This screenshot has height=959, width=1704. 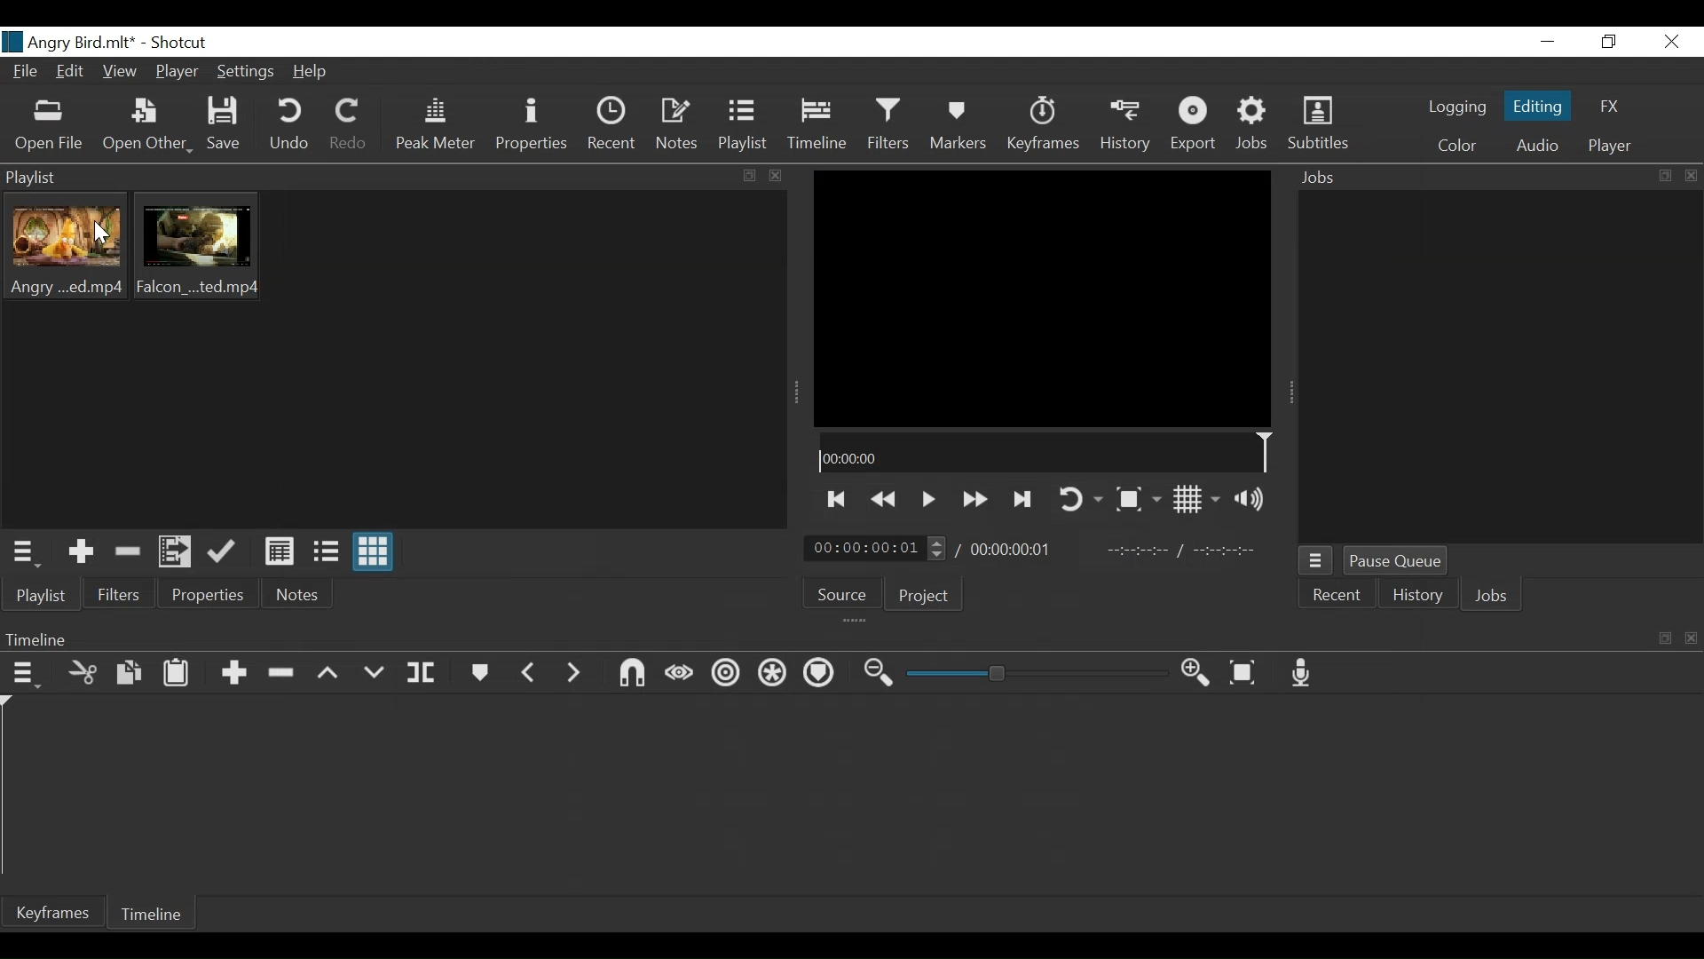 What do you see at coordinates (206, 594) in the screenshot?
I see `Properties` at bounding box center [206, 594].